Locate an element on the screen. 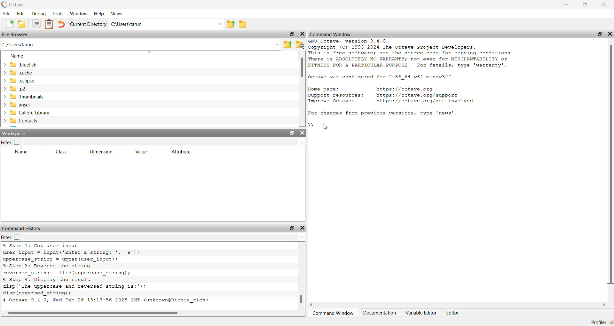  enter the path or filename is located at coordinates (140, 44).